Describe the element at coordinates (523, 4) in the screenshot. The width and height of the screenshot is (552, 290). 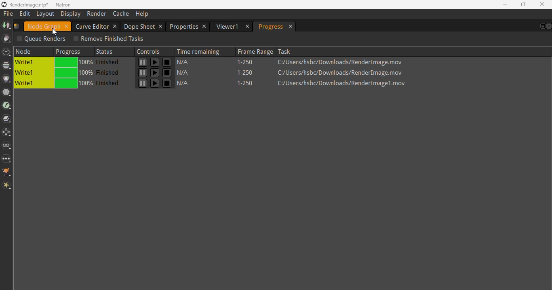
I see `maximize` at that location.